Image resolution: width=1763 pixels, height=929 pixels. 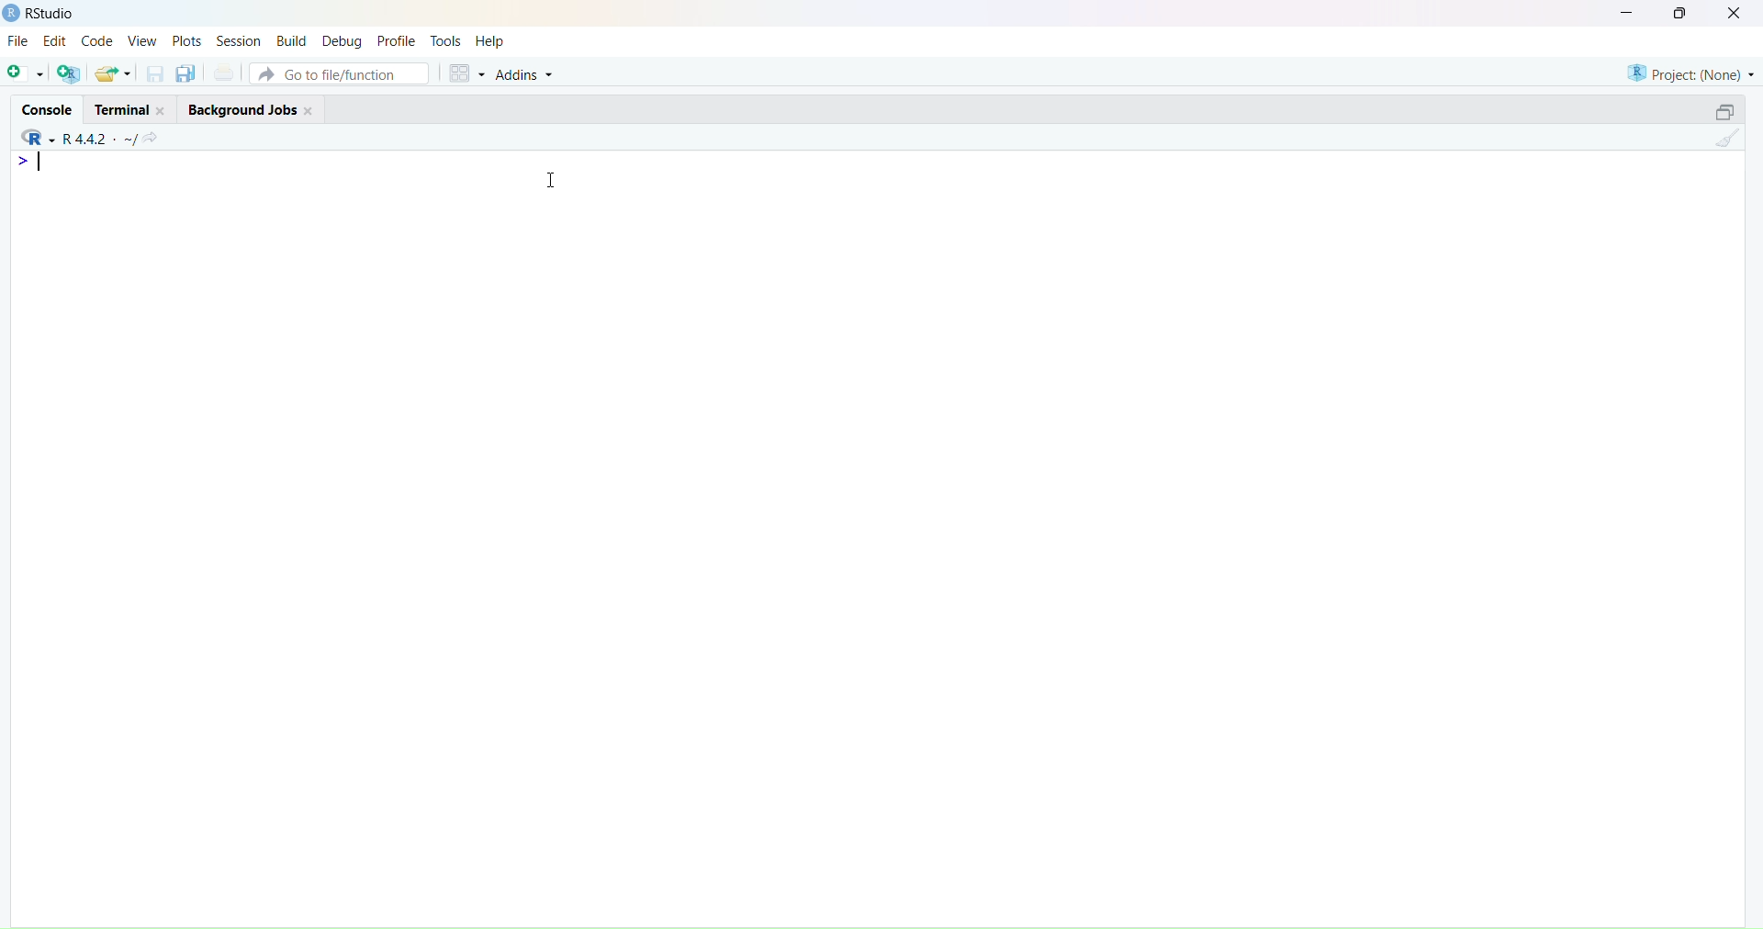 I want to click on help, so click(x=489, y=42).